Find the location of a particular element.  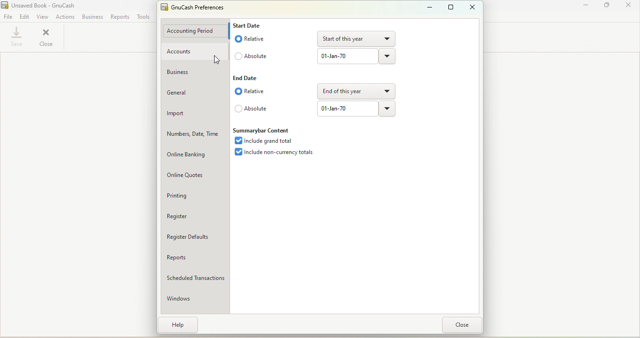

Relative is located at coordinates (253, 38).